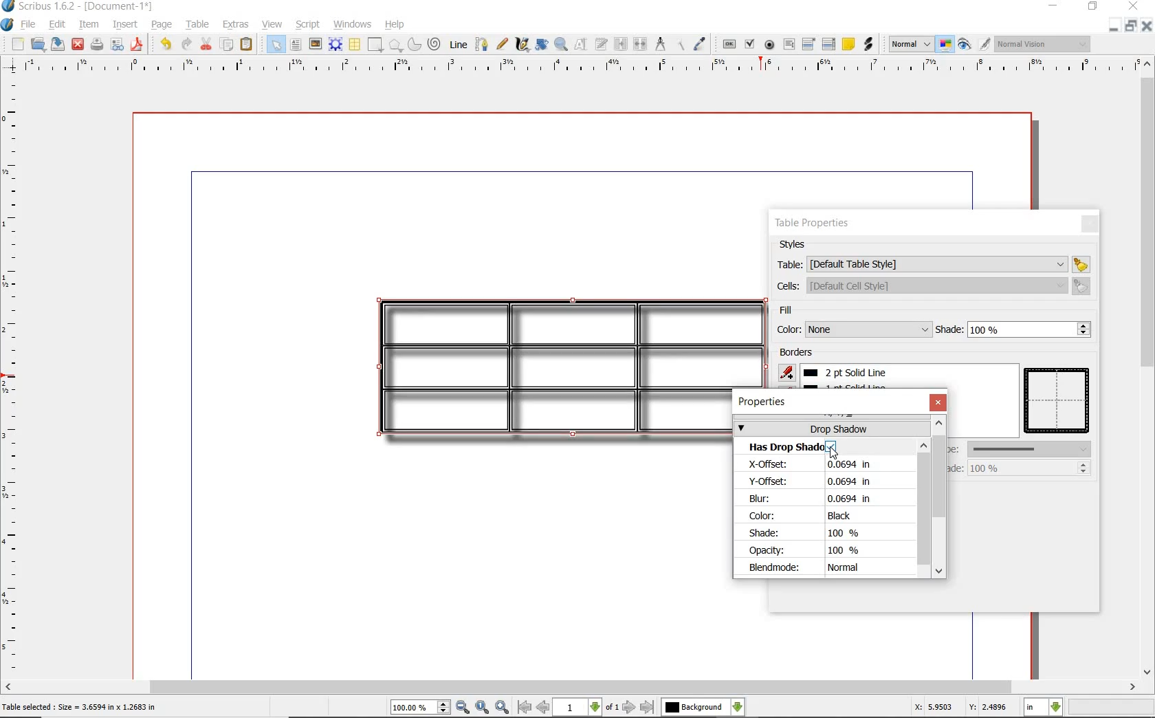  Describe the element at coordinates (630, 706) in the screenshot. I see `go to next page` at that location.